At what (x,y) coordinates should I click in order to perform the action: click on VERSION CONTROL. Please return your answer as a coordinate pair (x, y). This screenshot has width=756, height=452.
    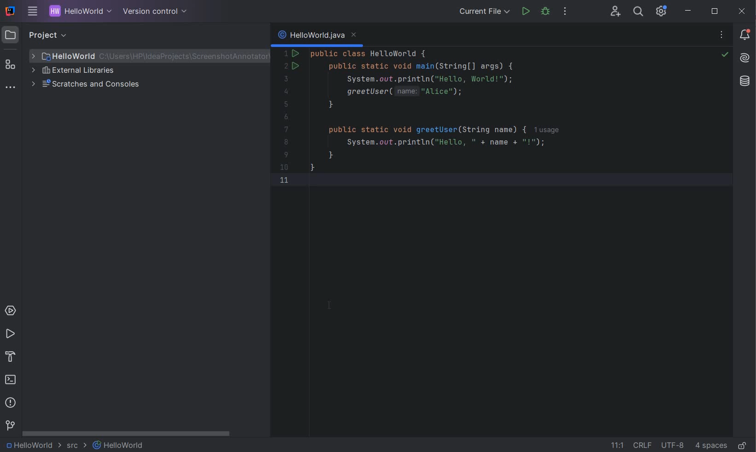
    Looking at the image, I should click on (153, 11).